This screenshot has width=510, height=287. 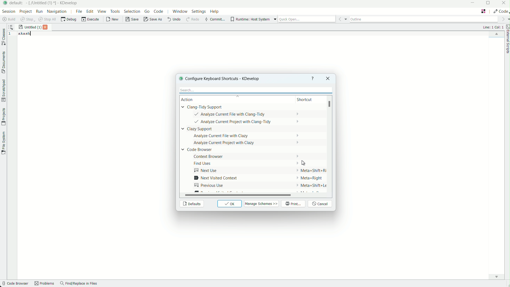 I want to click on selection menu, so click(x=132, y=11).